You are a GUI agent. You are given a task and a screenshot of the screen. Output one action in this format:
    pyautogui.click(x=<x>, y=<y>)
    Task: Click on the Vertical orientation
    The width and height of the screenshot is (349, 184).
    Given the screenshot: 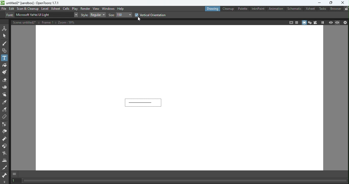 What is the action you would take?
    pyautogui.click(x=150, y=15)
    